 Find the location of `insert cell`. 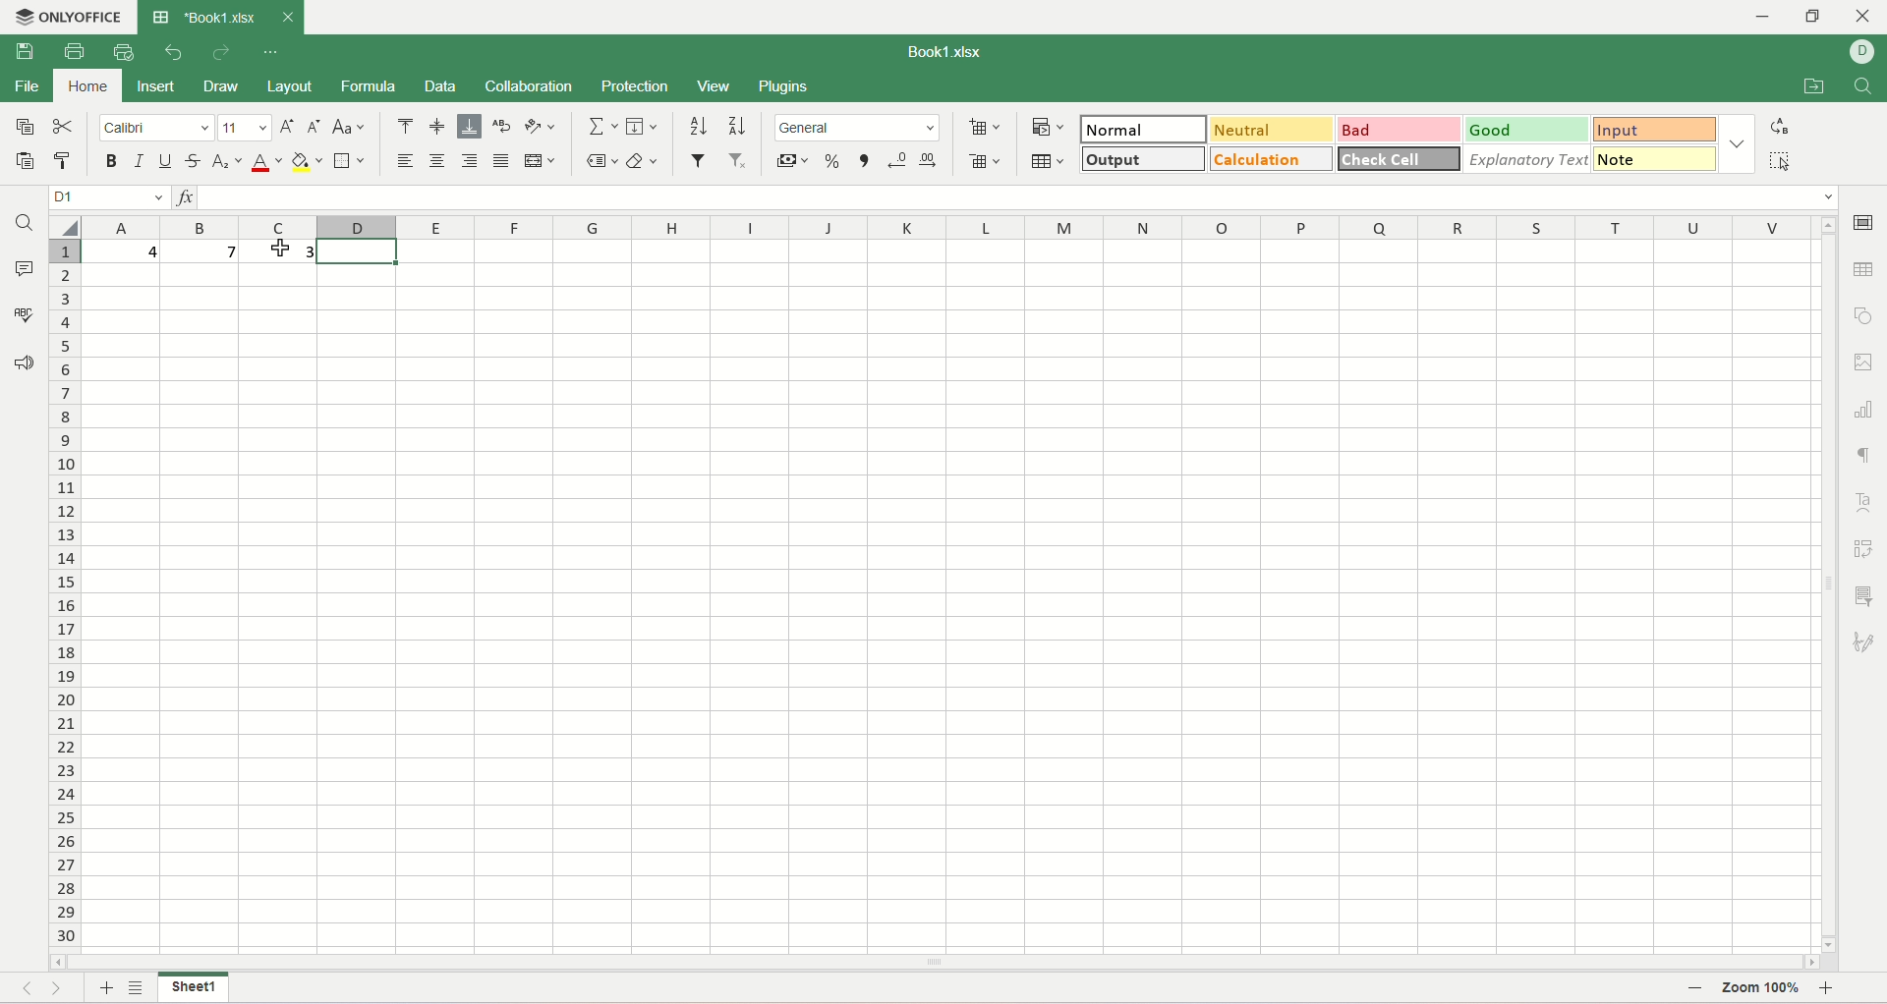

insert cell is located at coordinates (987, 124).